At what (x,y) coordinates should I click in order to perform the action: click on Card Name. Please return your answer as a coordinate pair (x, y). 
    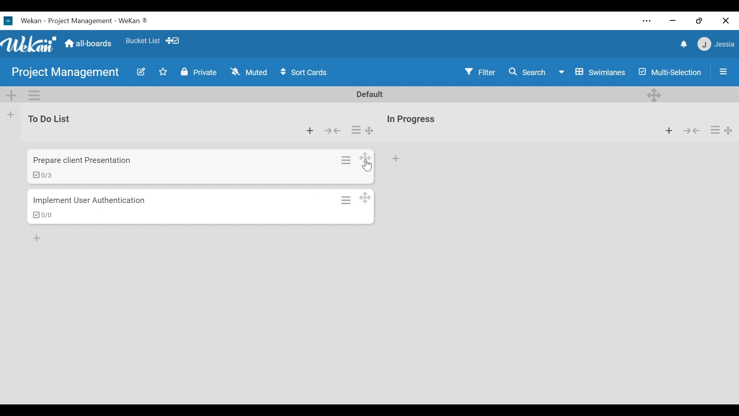
    Looking at the image, I should click on (91, 200).